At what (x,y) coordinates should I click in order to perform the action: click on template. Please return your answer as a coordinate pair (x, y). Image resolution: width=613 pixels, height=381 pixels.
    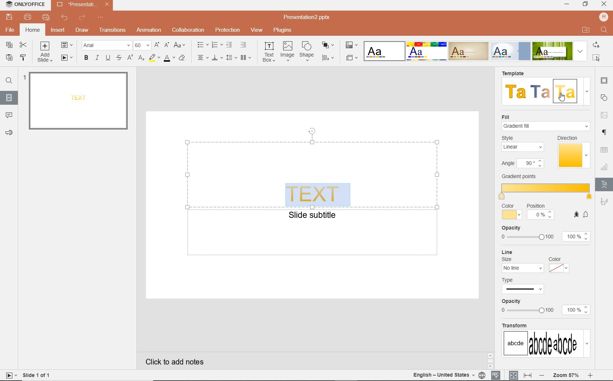
    Looking at the image, I should click on (517, 92).